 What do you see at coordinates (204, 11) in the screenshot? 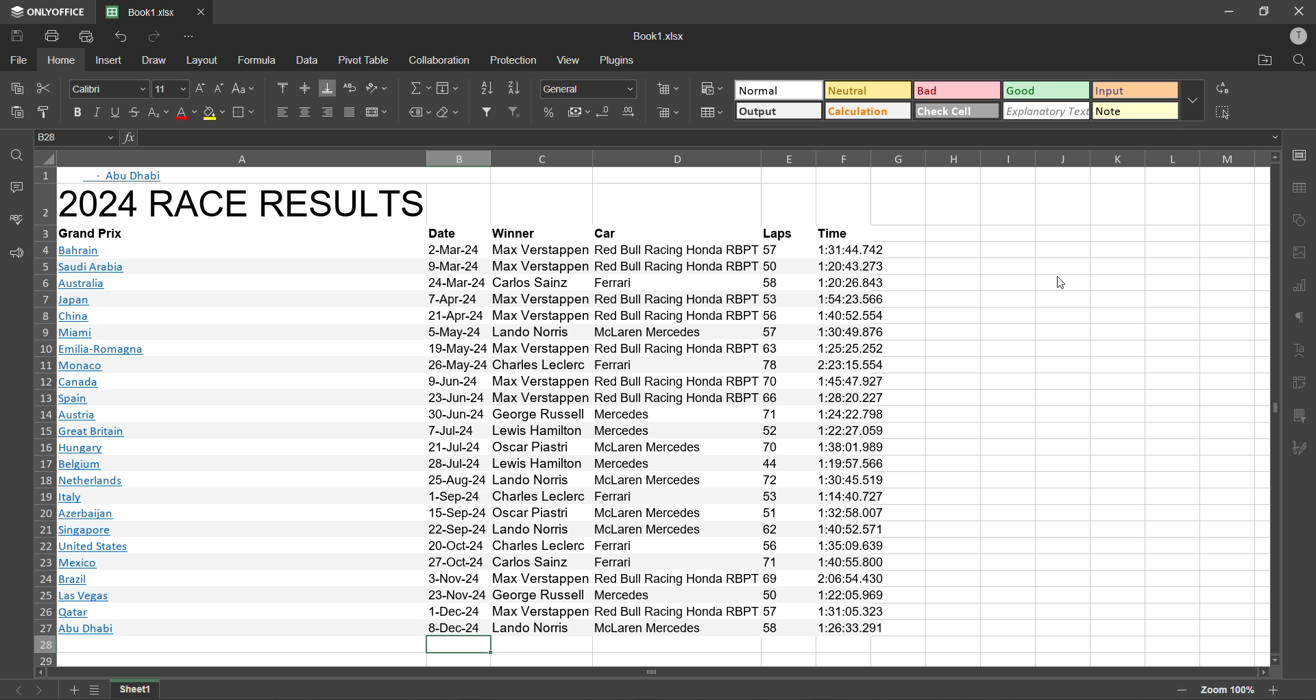
I see `close tab` at bounding box center [204, 11].